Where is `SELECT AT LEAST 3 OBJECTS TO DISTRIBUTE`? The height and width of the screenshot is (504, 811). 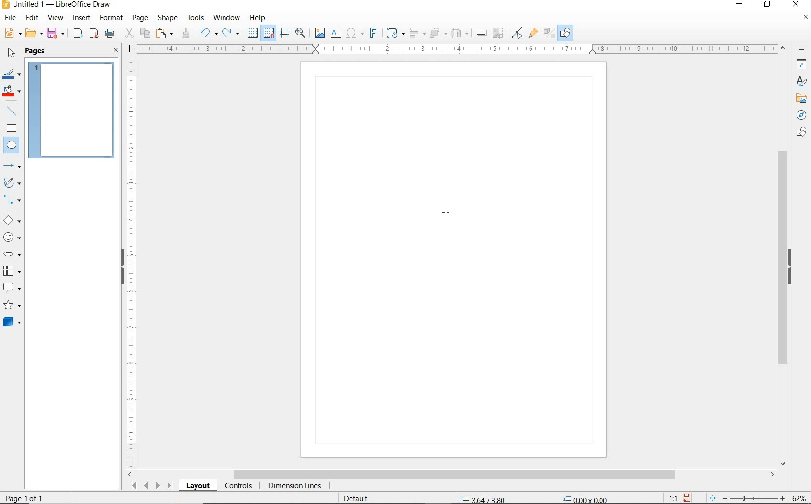
SELECT AT LEAST 3 OBJECTS TO DISTRIBUTE is located at coordinates (460, 32).